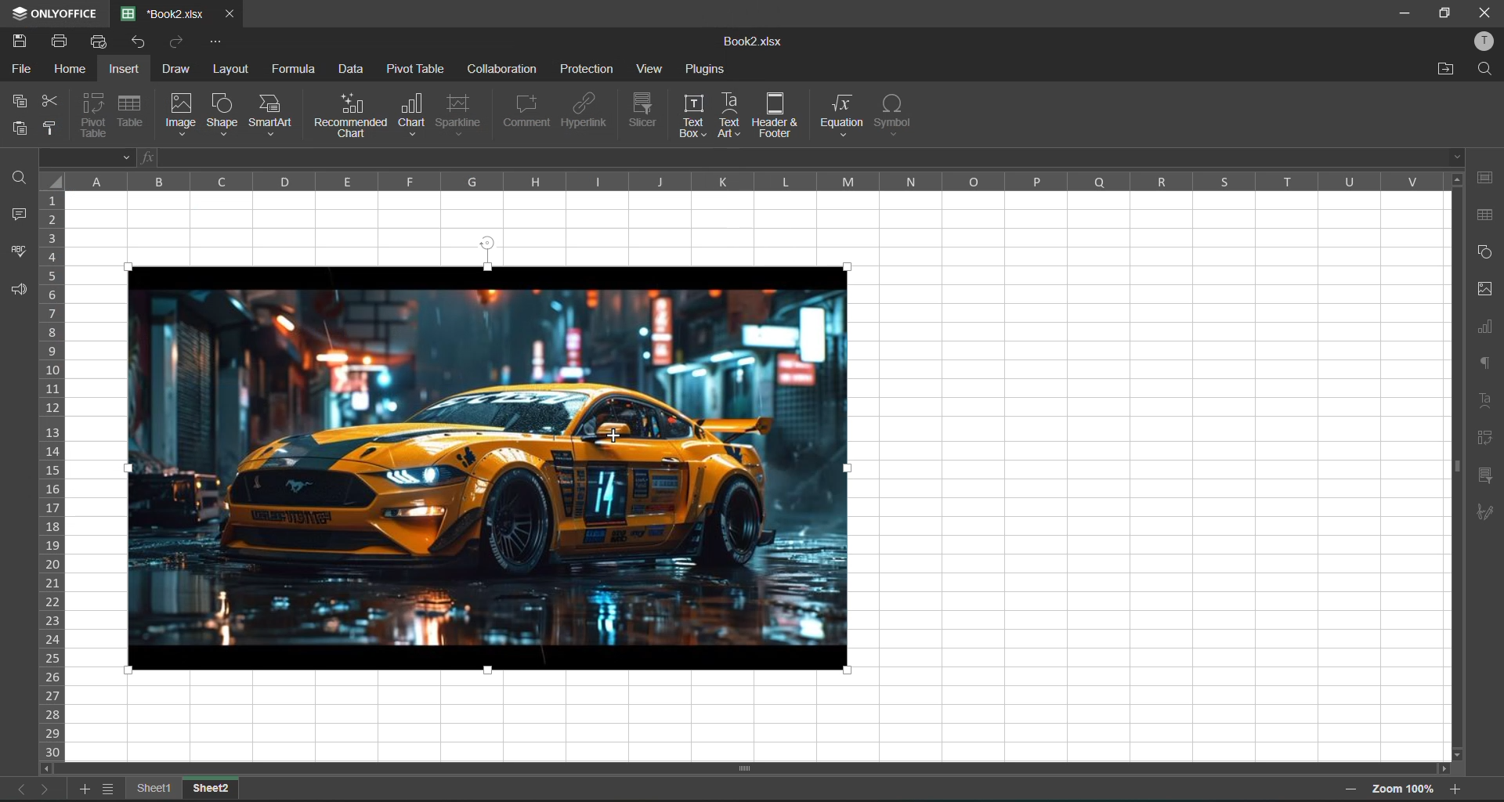  I want to click on slicer, so click(645, 108).